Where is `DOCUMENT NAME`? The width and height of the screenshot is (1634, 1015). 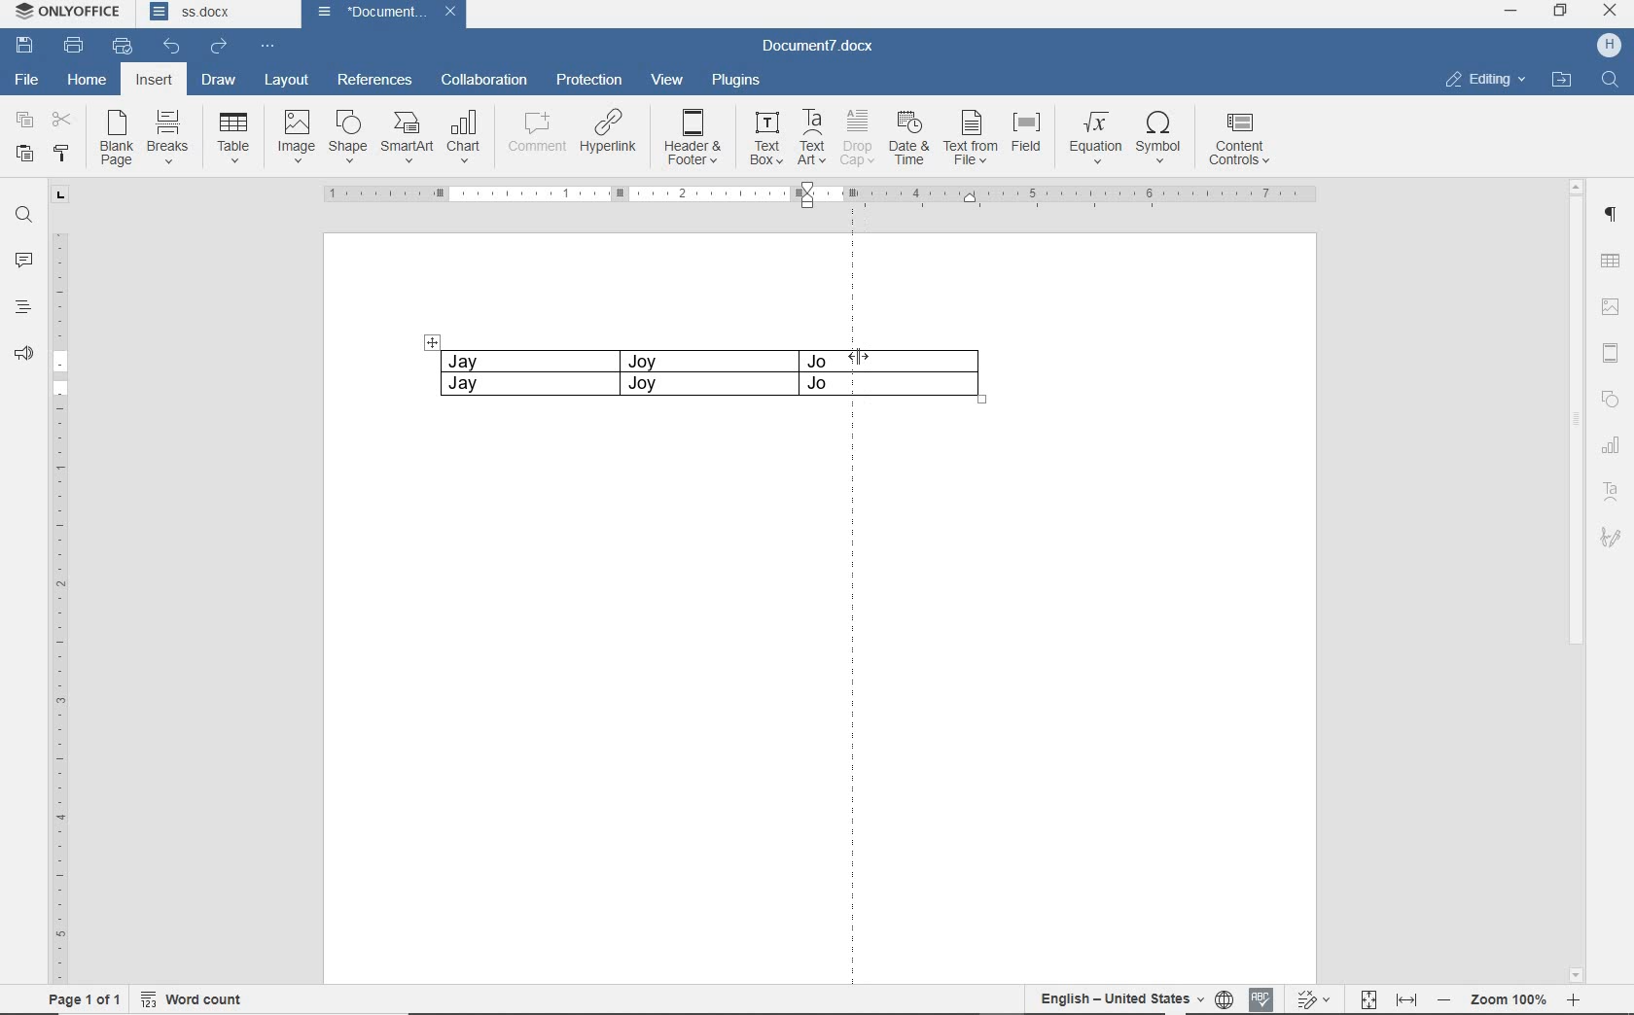 DOCUMENT NAME is located at coordinates (822, 49).